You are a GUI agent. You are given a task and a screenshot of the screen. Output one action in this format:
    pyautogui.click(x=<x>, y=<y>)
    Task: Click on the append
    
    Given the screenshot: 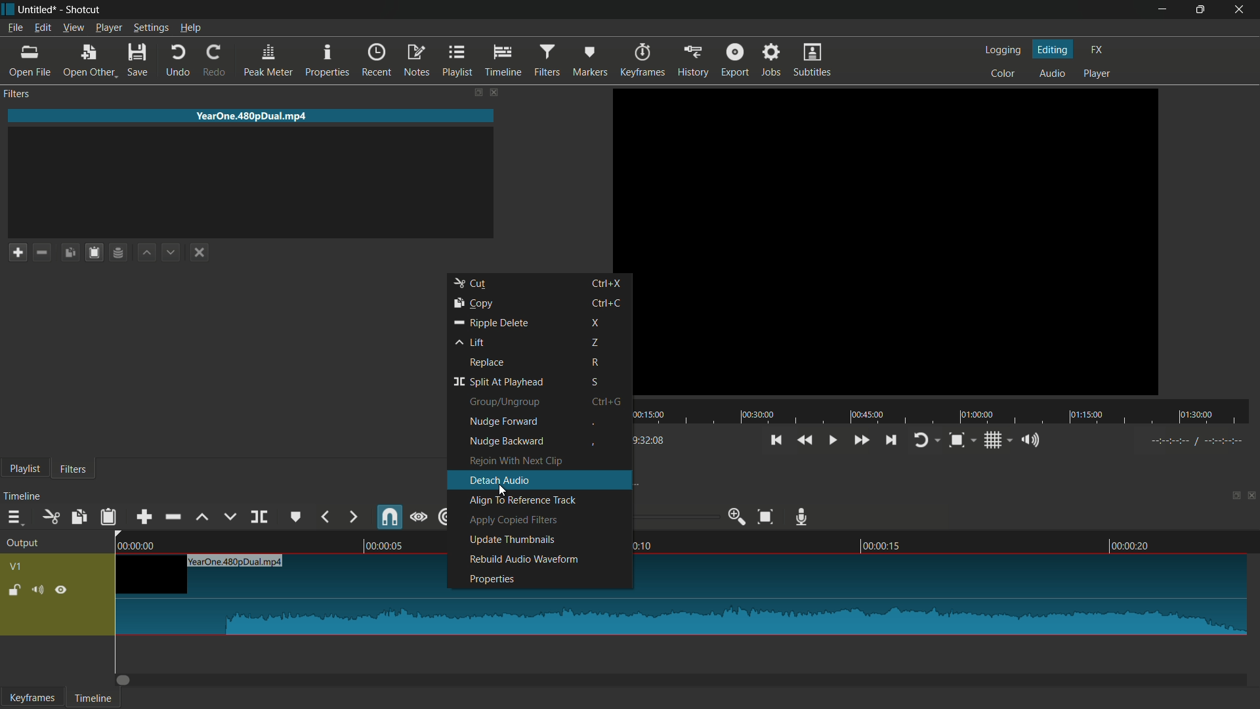 What is the action you would take?
    pyautogui.click(x=144, y=517)
    